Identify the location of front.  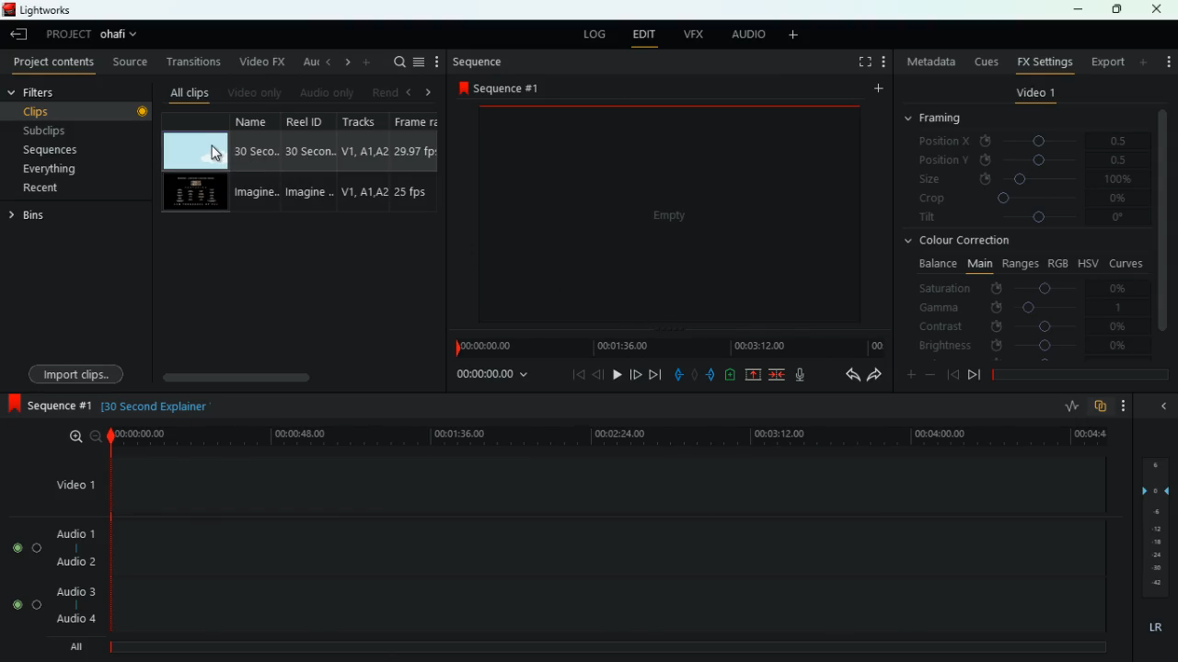
(634, 372).